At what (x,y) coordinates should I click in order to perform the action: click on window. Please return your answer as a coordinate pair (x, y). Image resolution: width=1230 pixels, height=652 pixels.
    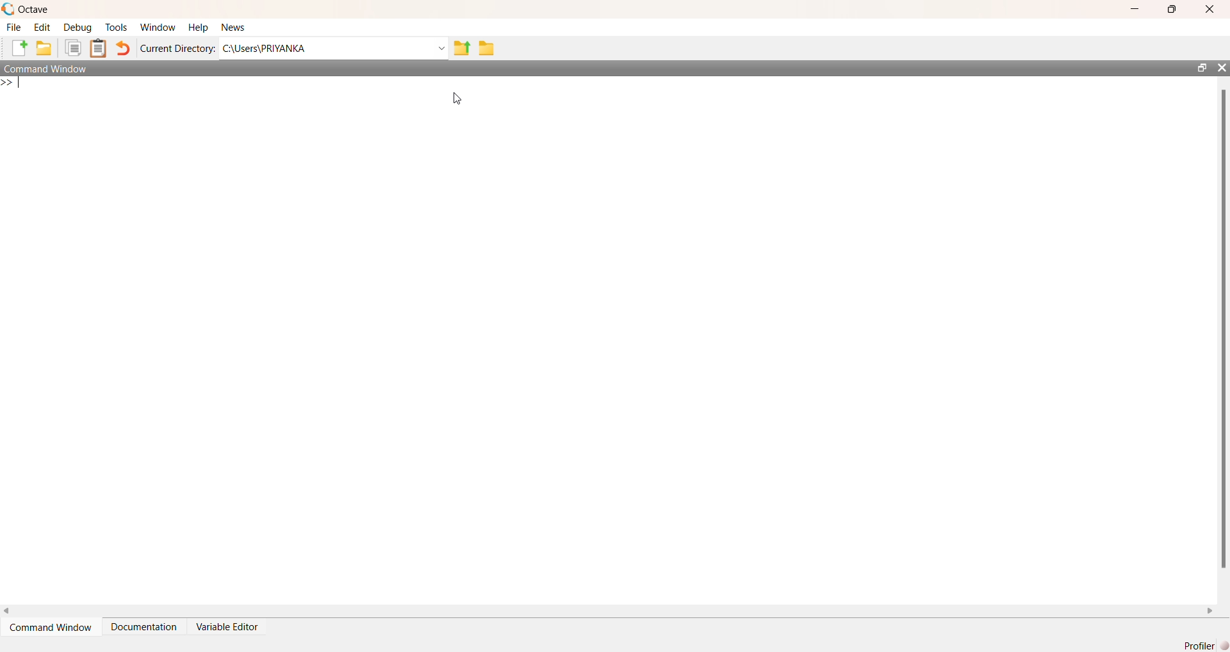
    Looking at the image, I should click on (158, 26).